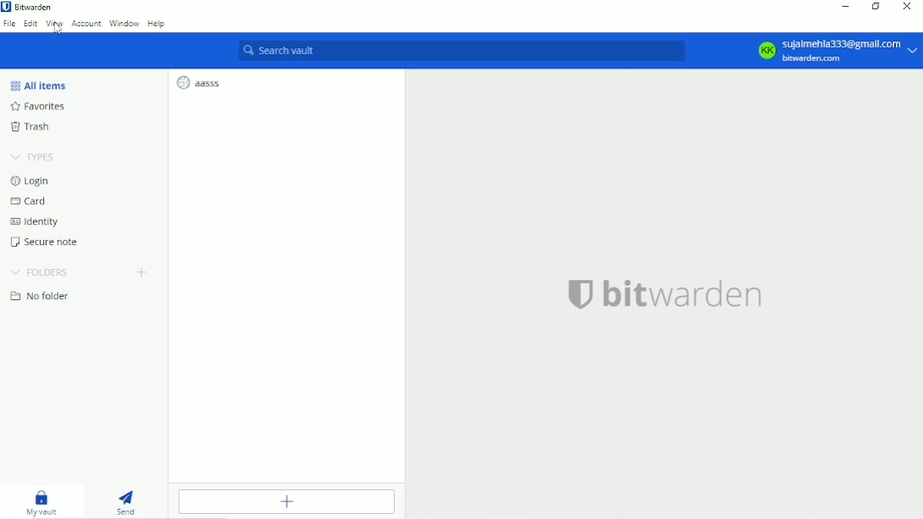 This screenshot has height=519, width=923. What do you see at coordinates (30, 25) in the screenshot?
I see `Edit` at bounding box center [30, 25].